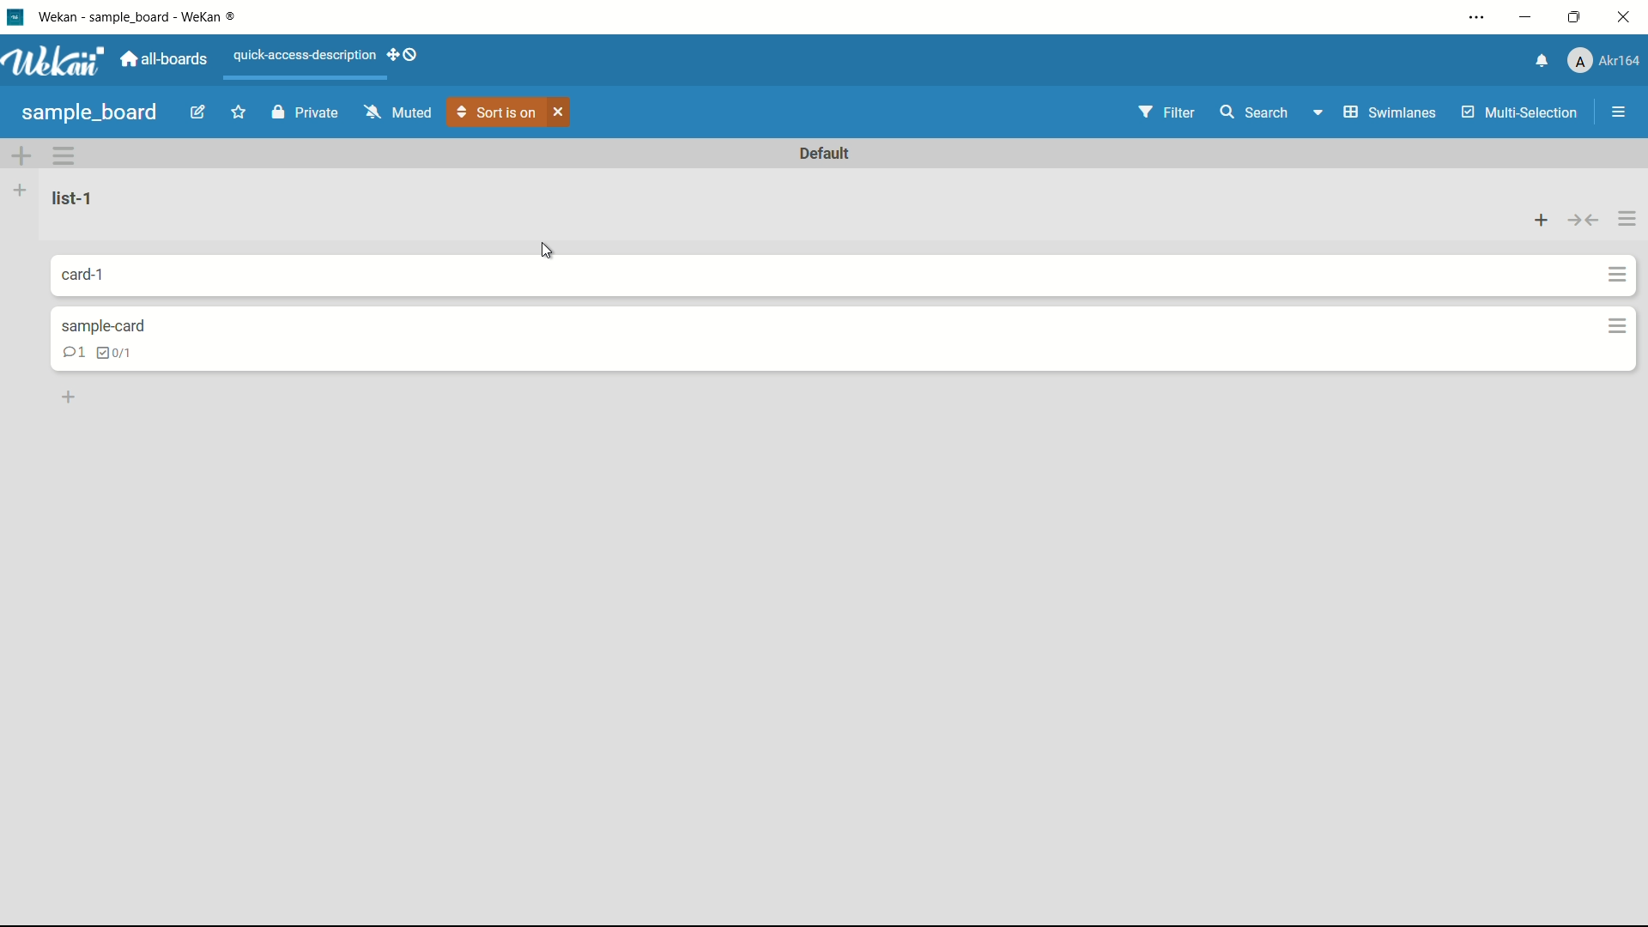 The width and height of the screenshot is (1648, 927). What do you see at coordinates (1577, 17) in the screenshot?
I see `maximize` at bounding box center [1577, 17].